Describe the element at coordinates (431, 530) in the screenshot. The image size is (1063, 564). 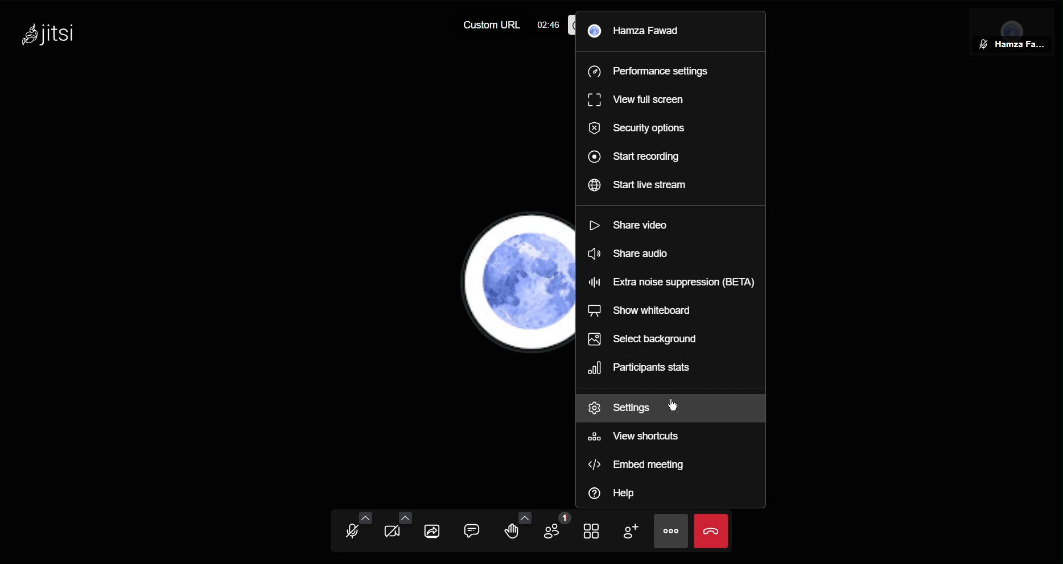
I see `Share screen` at that location.